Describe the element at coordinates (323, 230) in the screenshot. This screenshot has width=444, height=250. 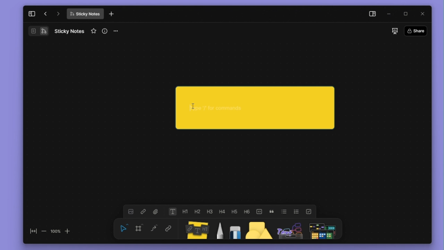
I see `Symbols Panel Icon` at that location.